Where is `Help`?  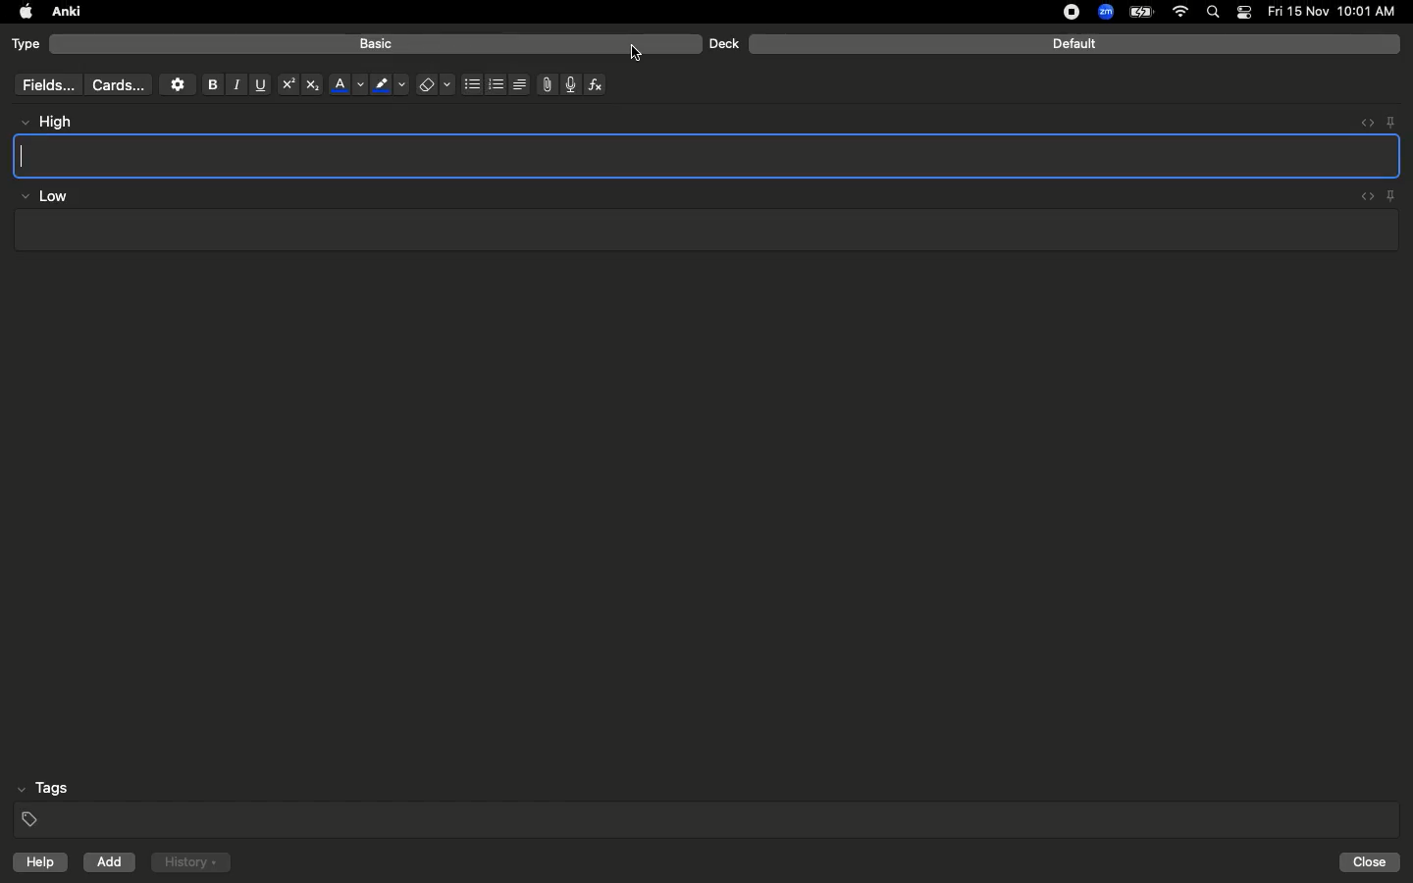
Help is located at coordinates (35, 862).